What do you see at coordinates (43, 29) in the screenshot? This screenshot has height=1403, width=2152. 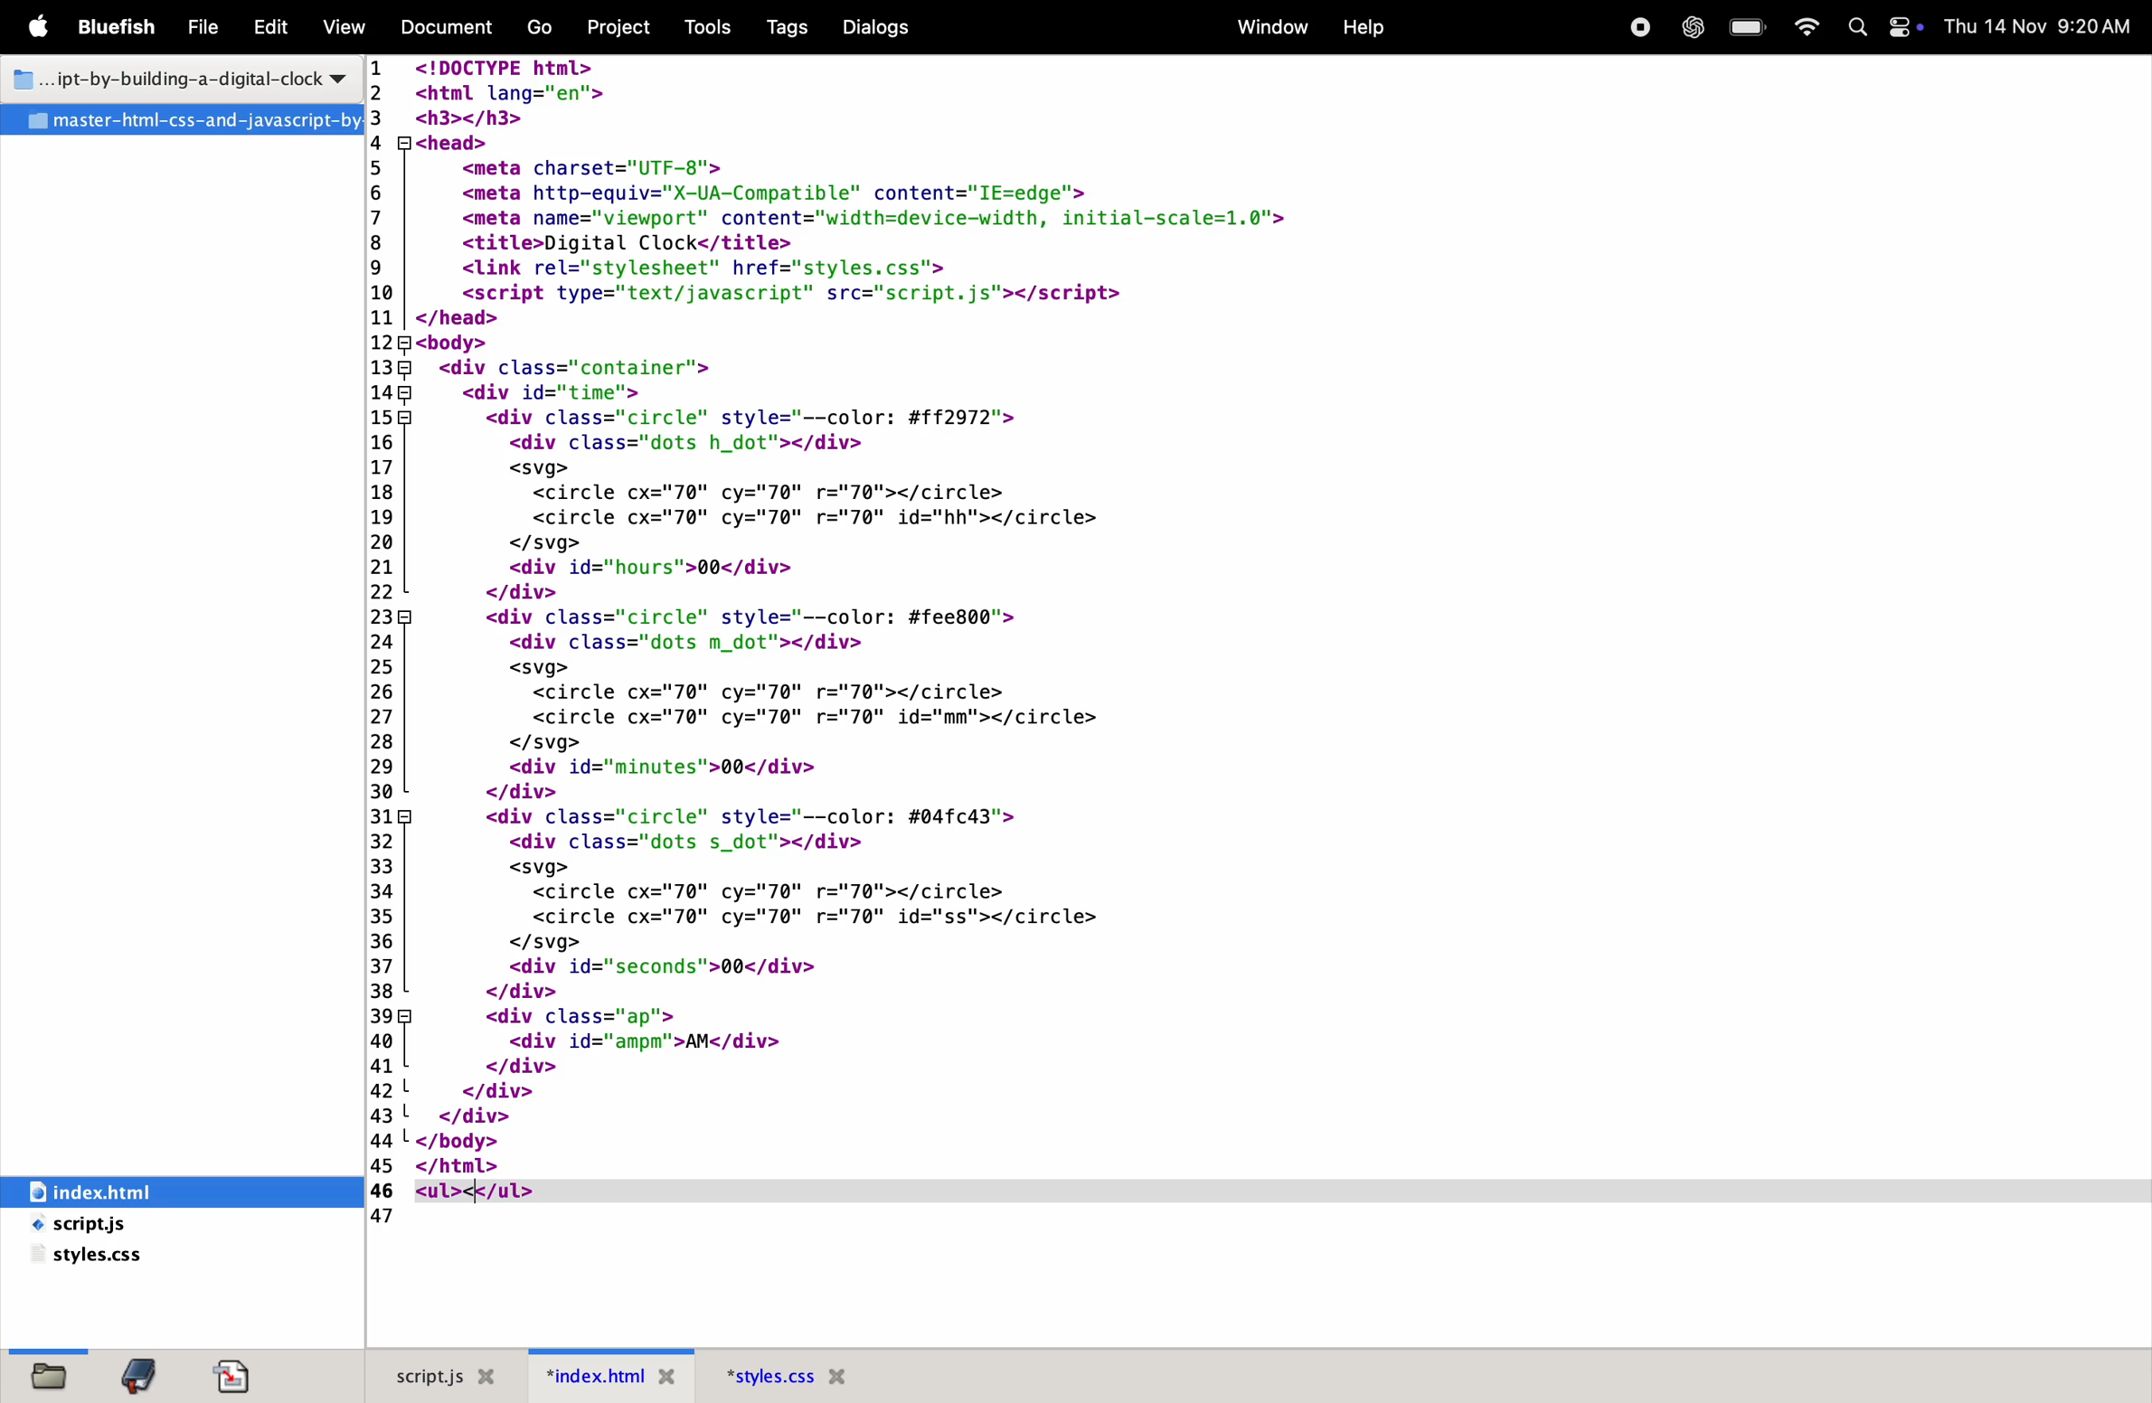 I see `apple menu` at bounding box center [43, 29].